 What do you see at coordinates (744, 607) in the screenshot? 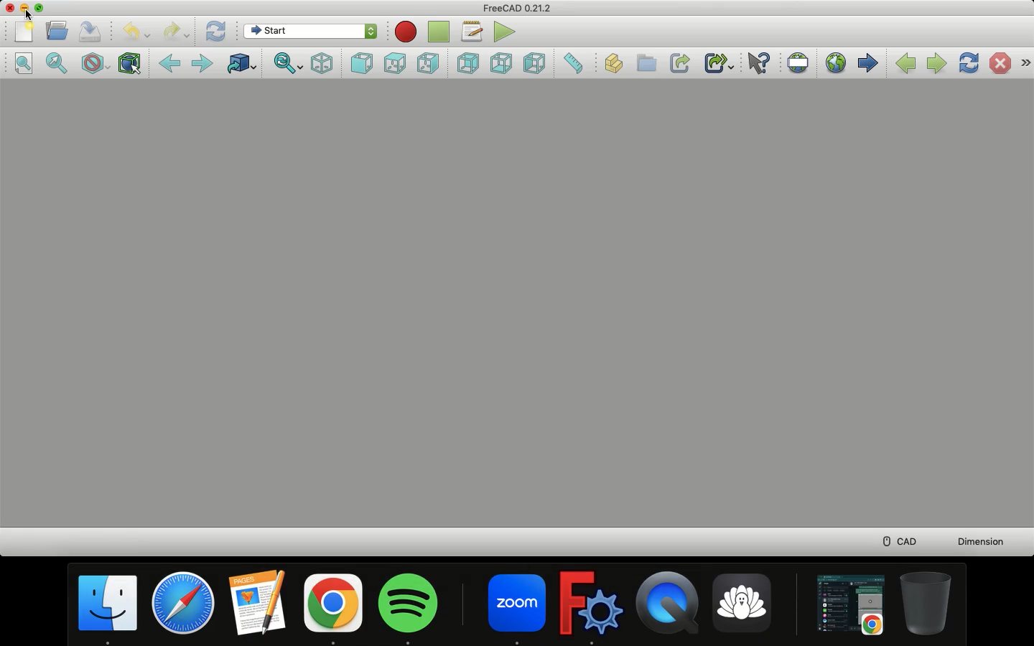
I see `ColdTurkey` at bounding box center [744, 607].